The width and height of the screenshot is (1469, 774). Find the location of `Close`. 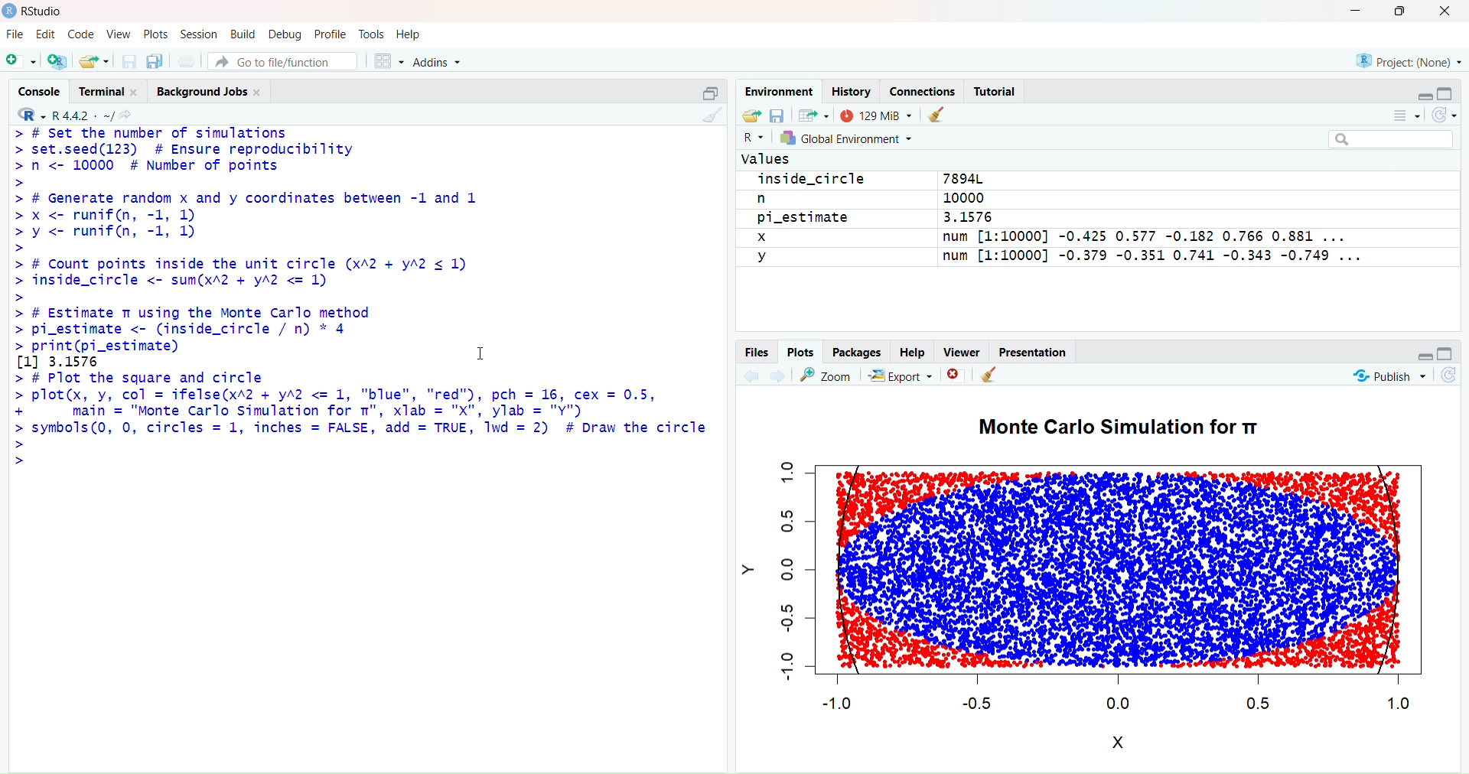

Close is located at coordinates (1445, 11).